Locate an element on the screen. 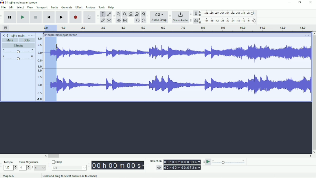 The image size is (316, 178). 4 is located at coordinates (40, 168).